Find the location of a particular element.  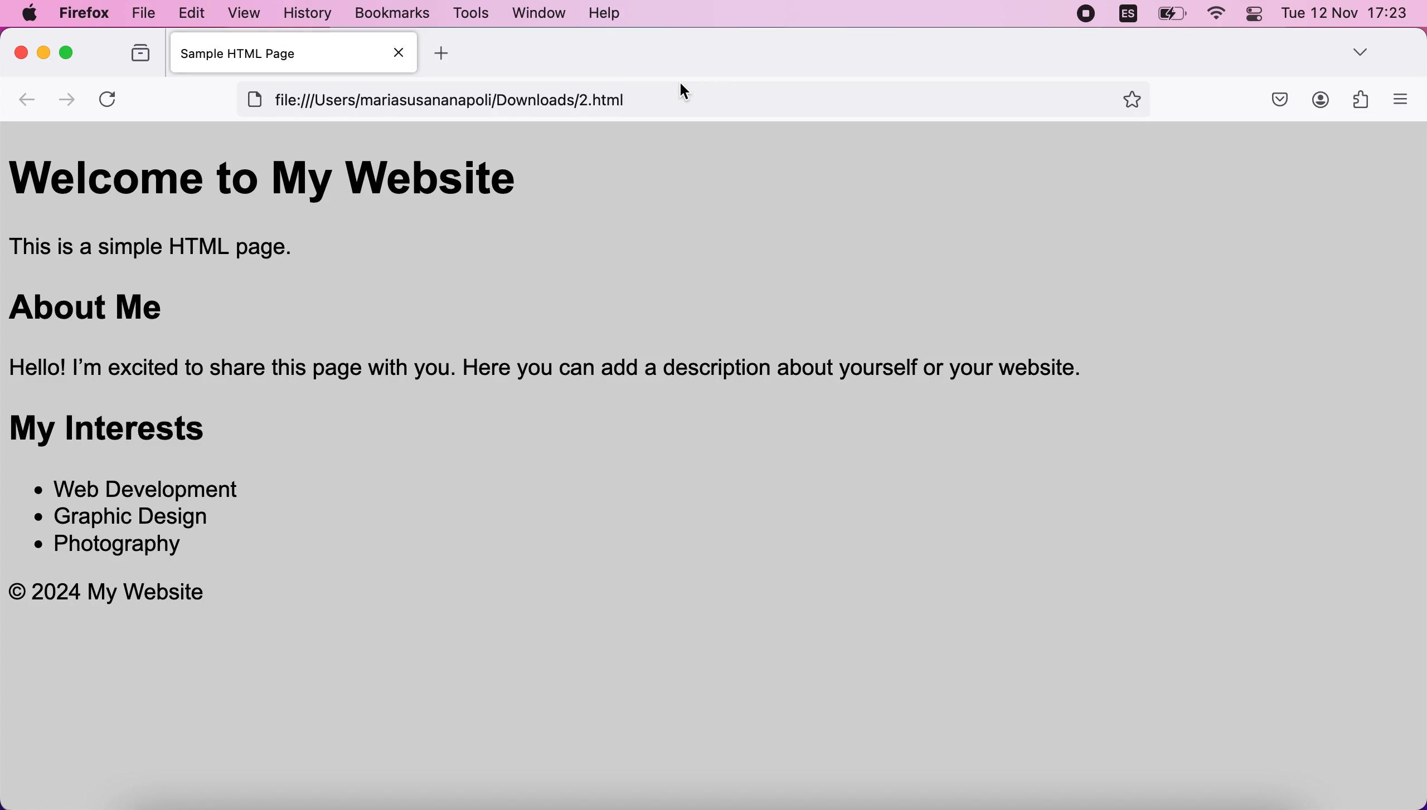

mac logo is located at coordinates (31, 16).